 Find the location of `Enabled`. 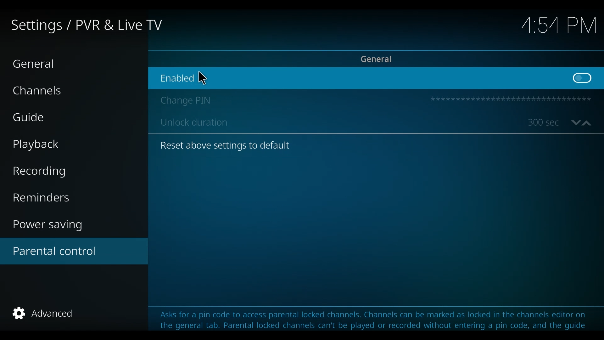

Enabled is located at coordinates (356, 78).